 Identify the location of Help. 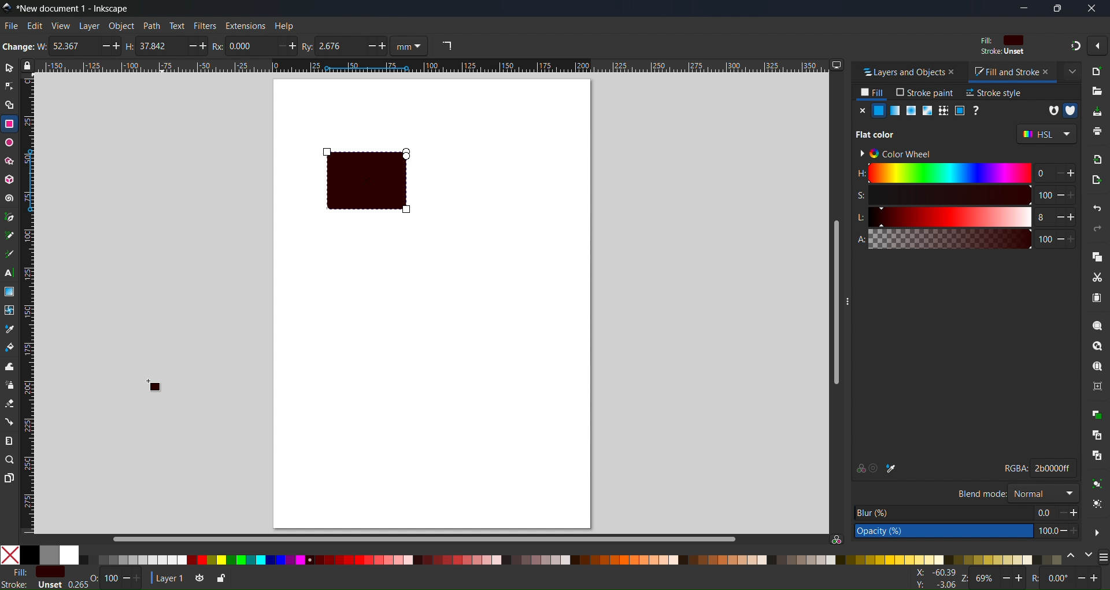
(283, 25).